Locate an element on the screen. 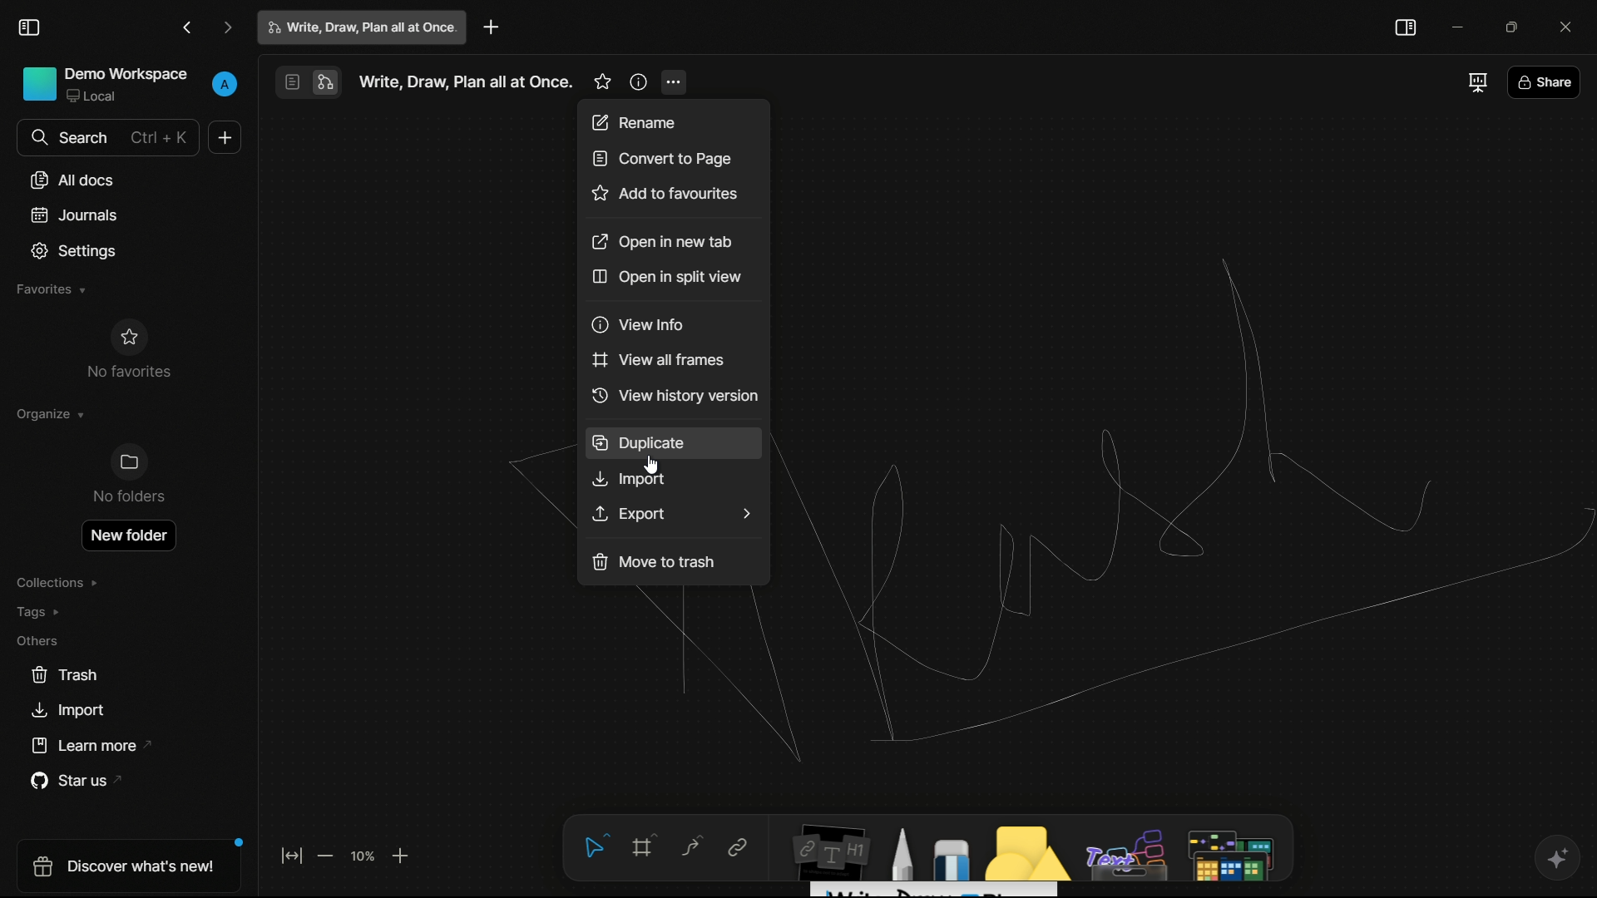  go forward is located at coordinates (230, 29).